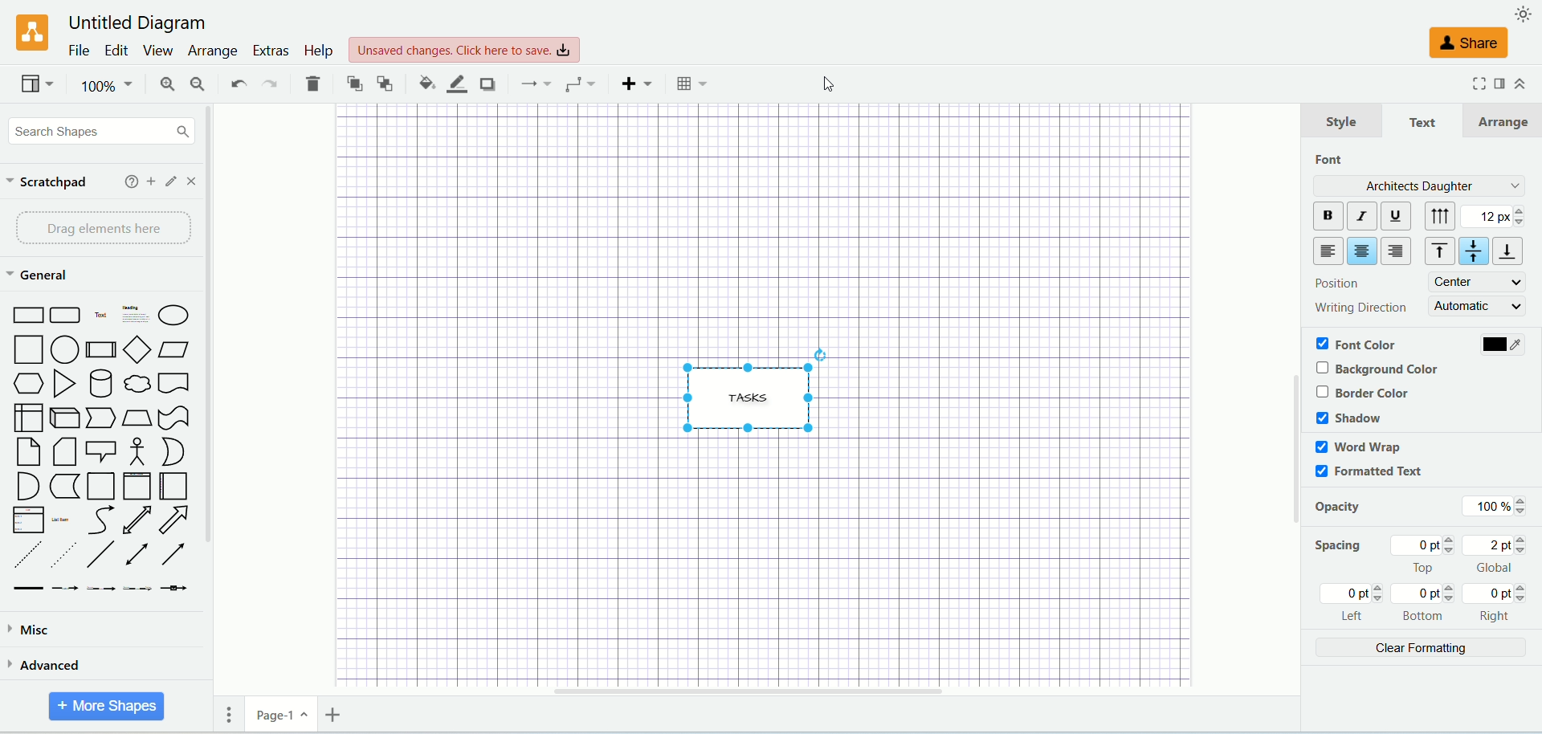 Image resolution: width=1542 pixels, height=734 pixels. I want to click on Rounded Rectangle, so click(67, 313).